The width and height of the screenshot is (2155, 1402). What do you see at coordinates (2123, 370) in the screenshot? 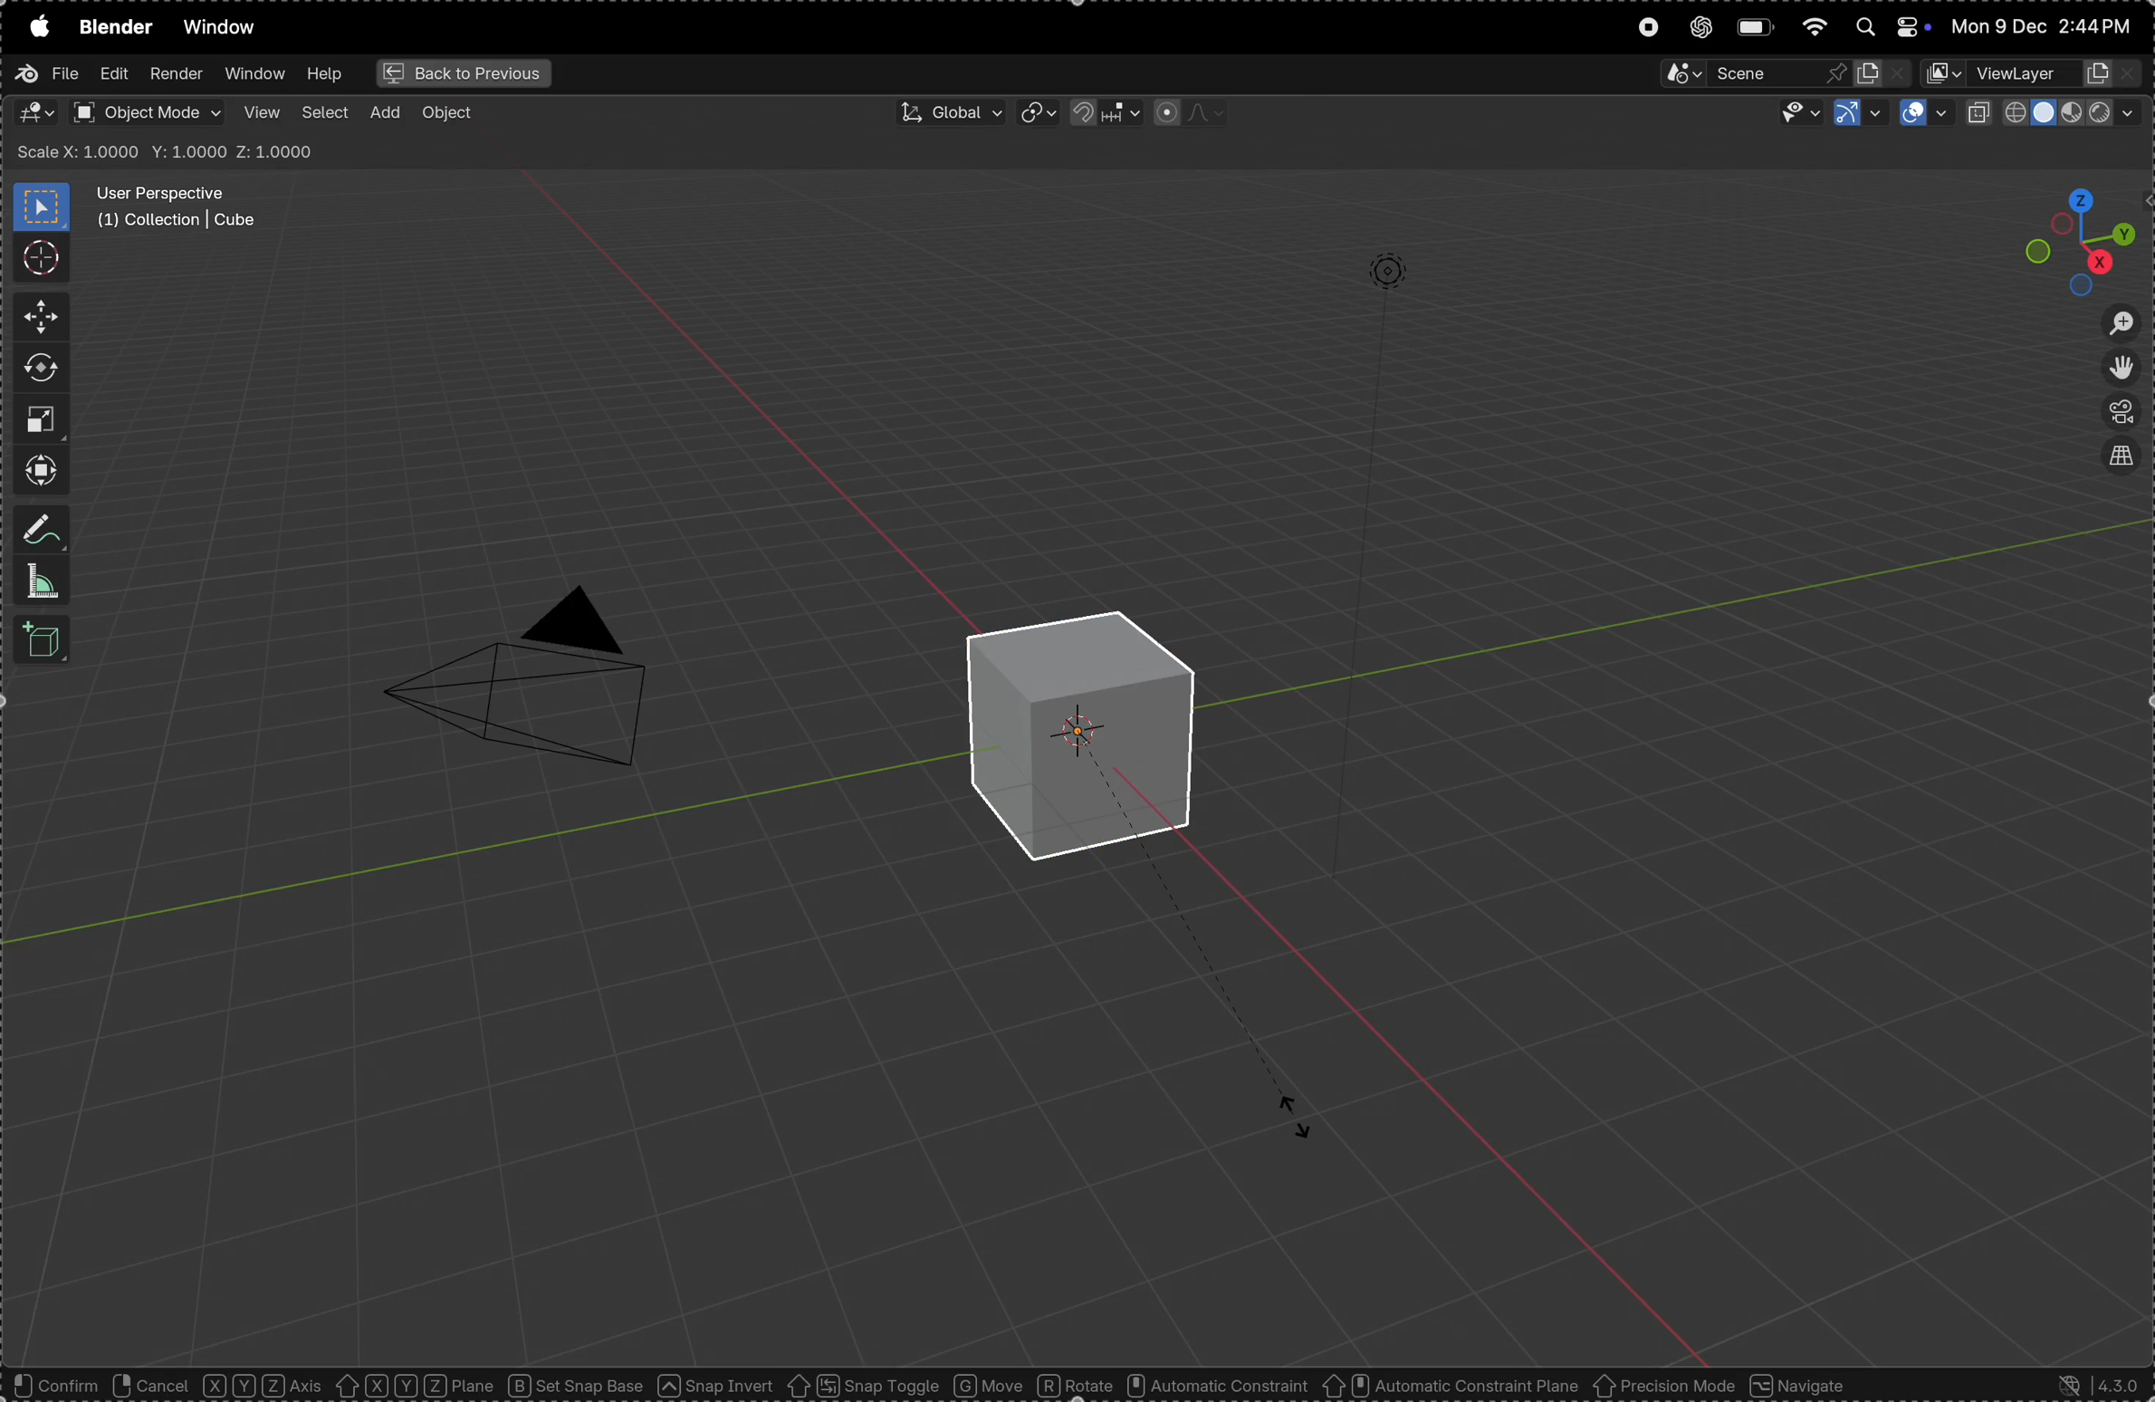
I see `move the view` at bounding box center [2123, 370].